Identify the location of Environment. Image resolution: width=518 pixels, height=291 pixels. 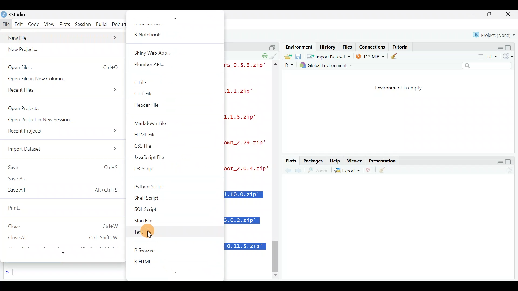
(298, 47).